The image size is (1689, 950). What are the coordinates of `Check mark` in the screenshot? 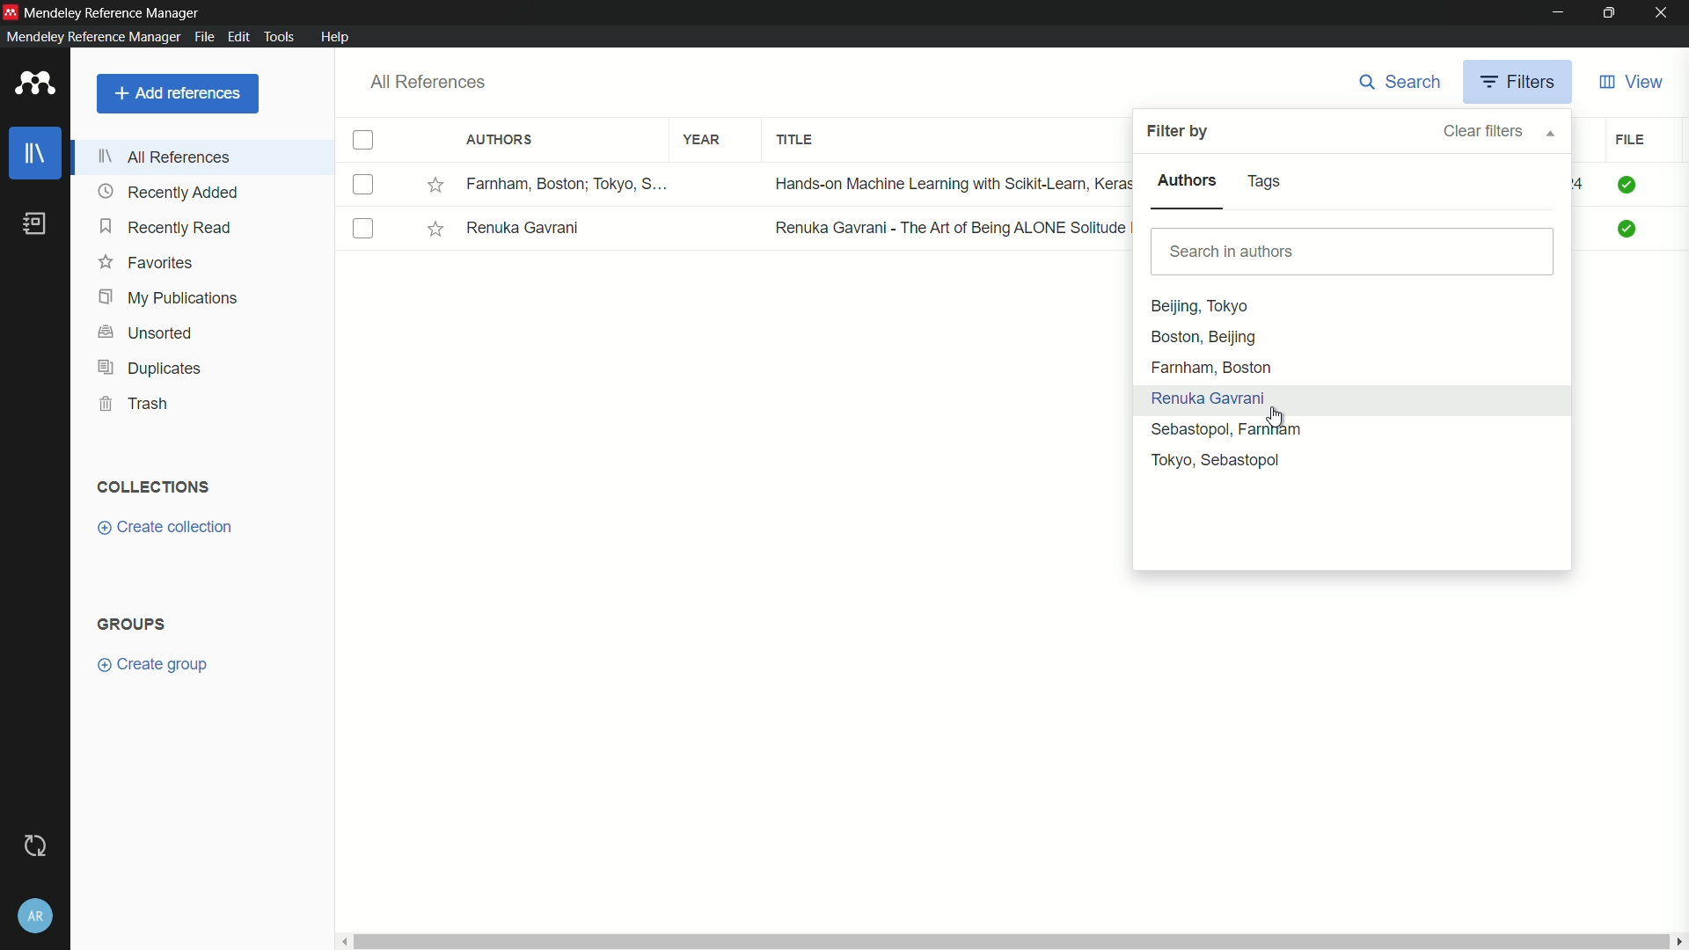 It's located at (1628, 185).